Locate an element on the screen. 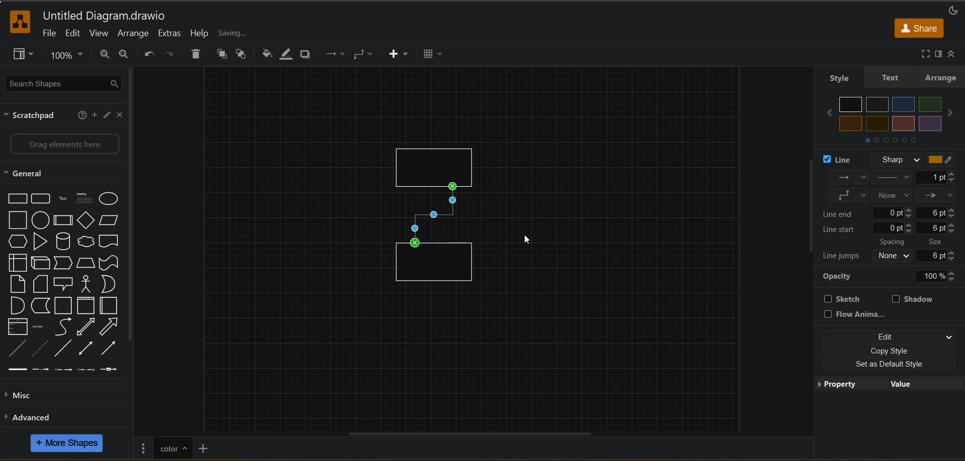 Image resolution: width=965 pixels, height=461 pixels. waypoints is located at coordinates (334, 55).